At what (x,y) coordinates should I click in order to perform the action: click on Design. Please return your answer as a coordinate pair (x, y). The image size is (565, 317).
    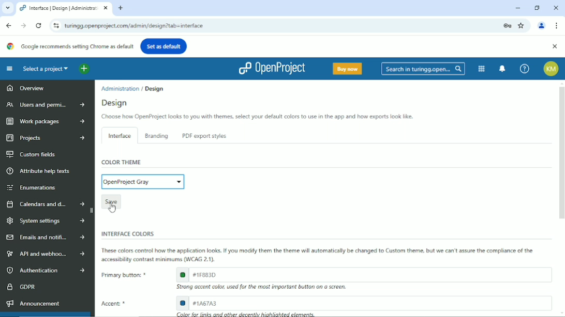
    Looking at the image, I should click on (154, 88).